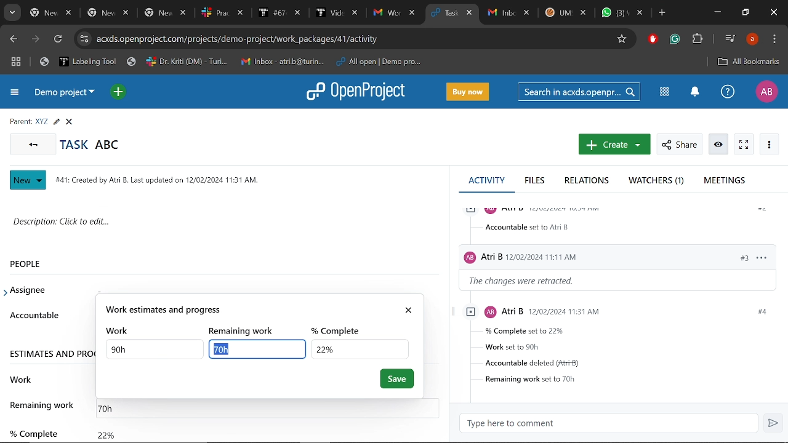  I want to click on Go back to all tasks, so click(33, 145).